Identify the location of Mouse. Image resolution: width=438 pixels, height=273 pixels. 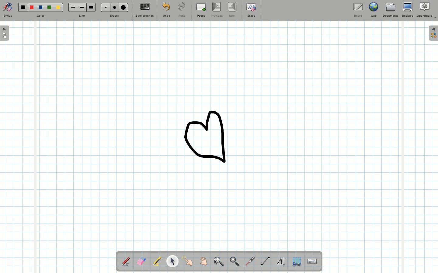
(172, 262).